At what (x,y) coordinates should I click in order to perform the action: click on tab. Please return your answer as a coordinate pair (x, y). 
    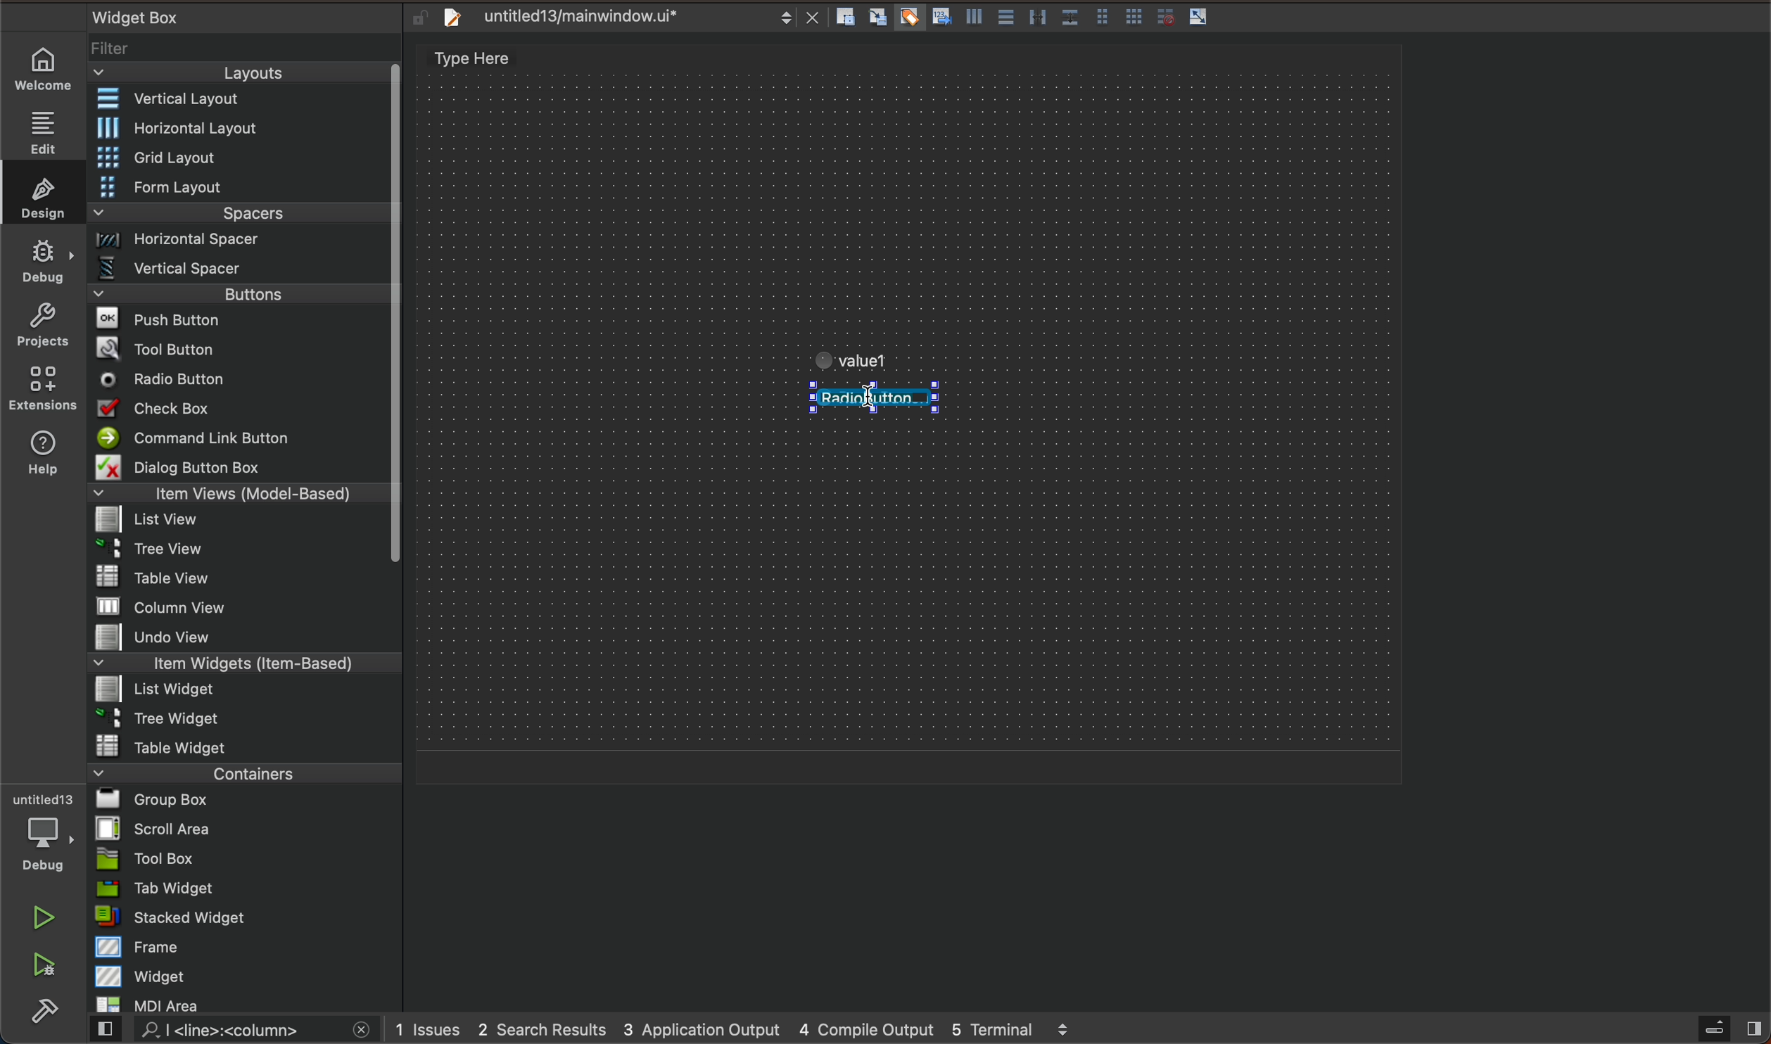
    Looking at the image, I should click on (247, 888).